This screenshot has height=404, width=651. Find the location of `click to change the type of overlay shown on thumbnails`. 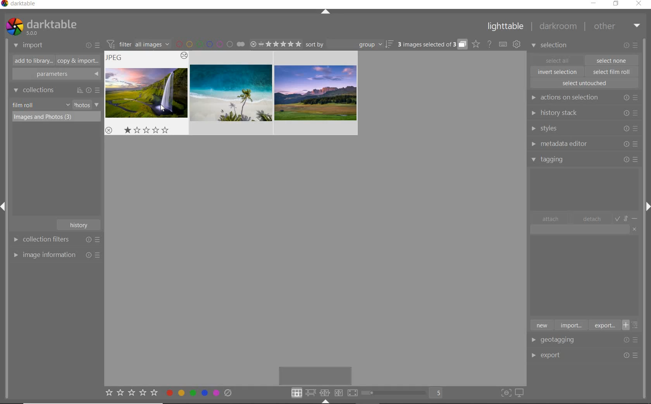

click to change the type of overlay shown on thumbnails is located at coordinates (476, 44).